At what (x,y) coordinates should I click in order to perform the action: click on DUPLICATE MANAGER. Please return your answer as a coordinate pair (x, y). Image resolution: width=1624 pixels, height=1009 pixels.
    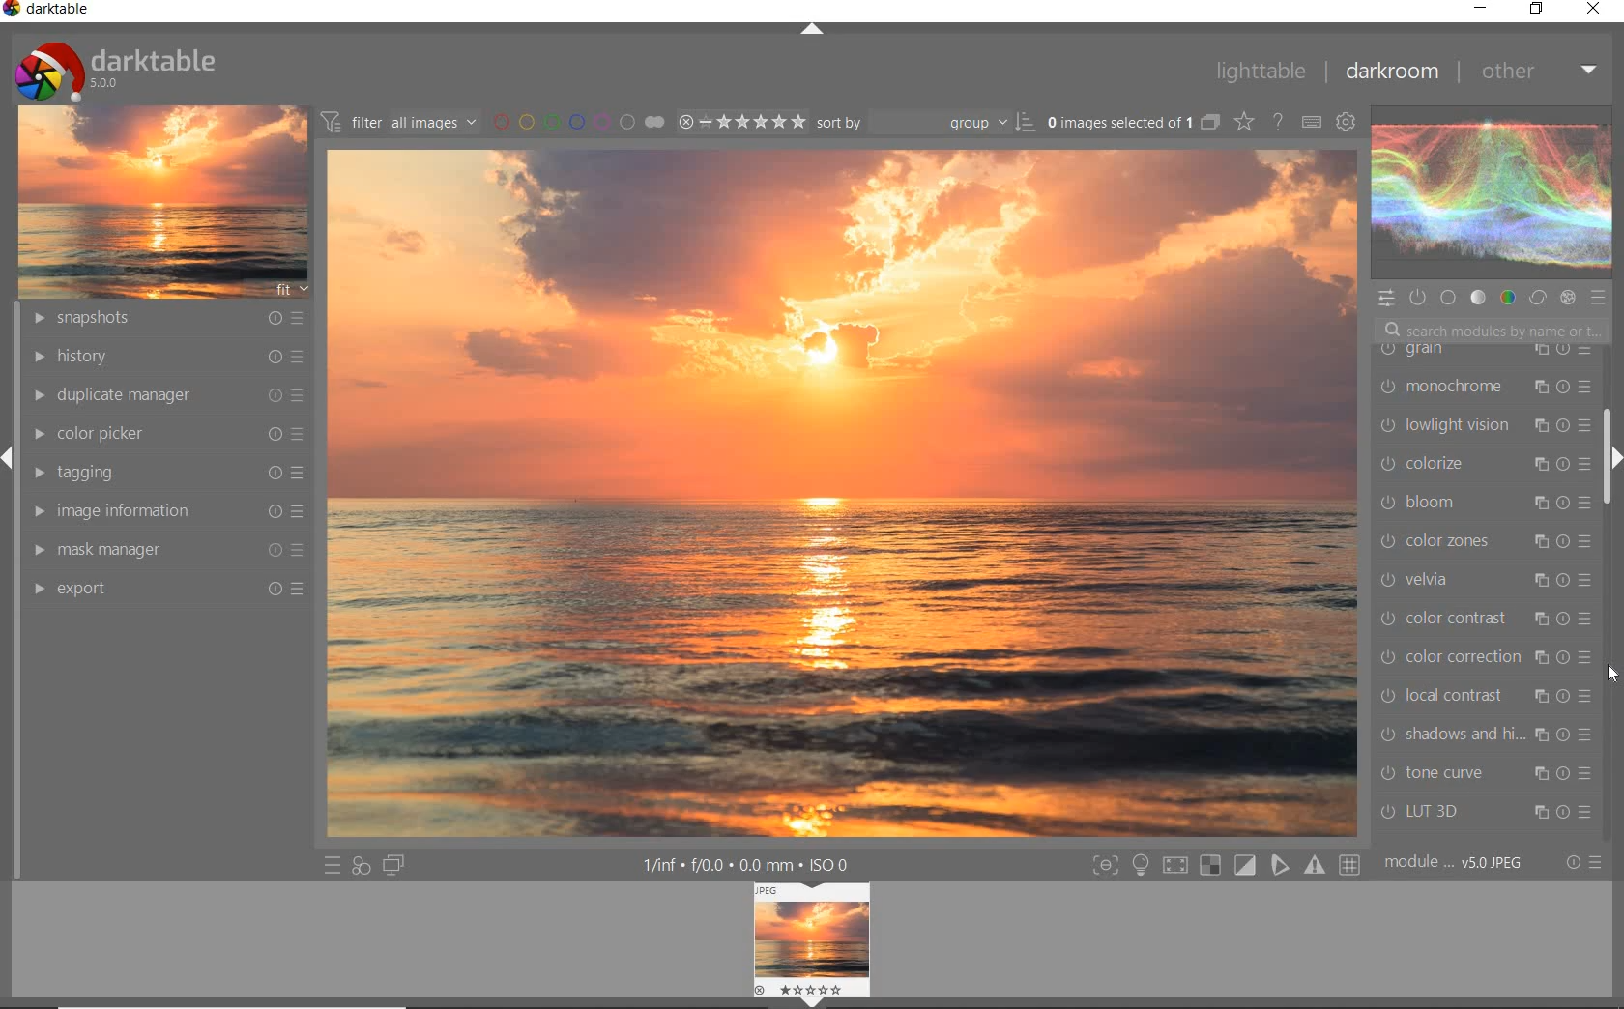
    Looking at the image, I should click on (164, 392).